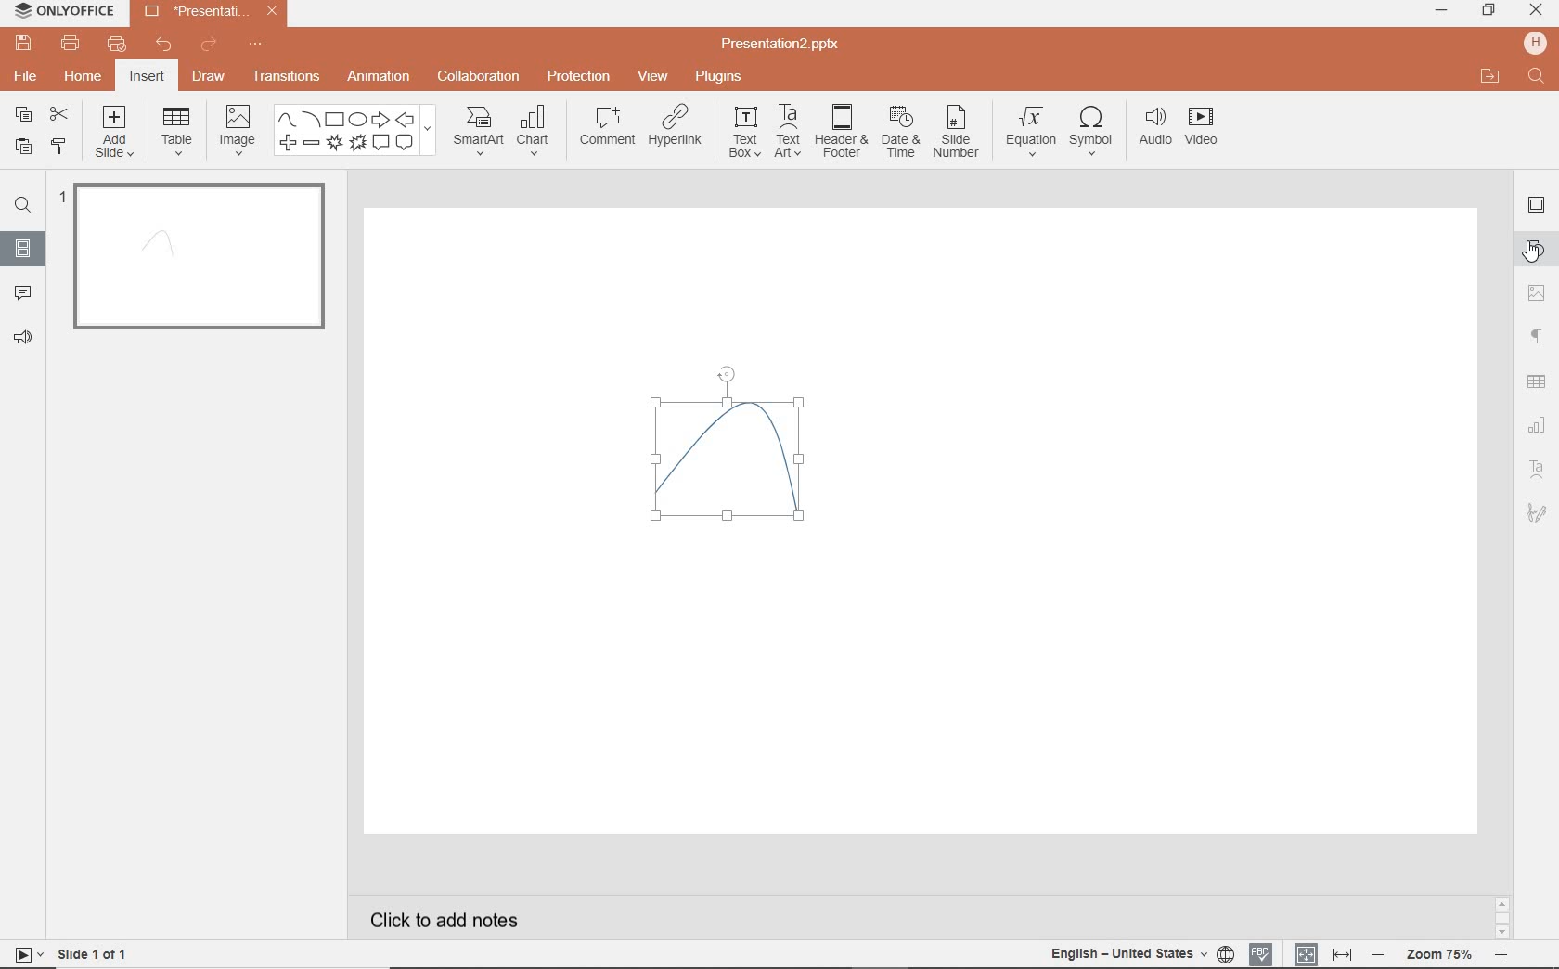 The width and height of the screenshot is (1559, 969). What do you see at coordinates (65, 12) in the screenshot?
I see `ONLYOFFICE` at bounding box center [65, 12].